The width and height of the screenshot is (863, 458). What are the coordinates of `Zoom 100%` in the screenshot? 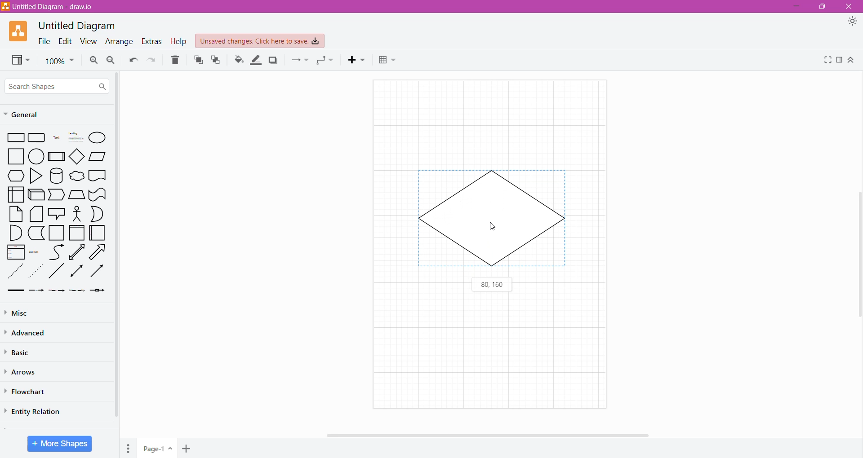 It's located at (60, 61).